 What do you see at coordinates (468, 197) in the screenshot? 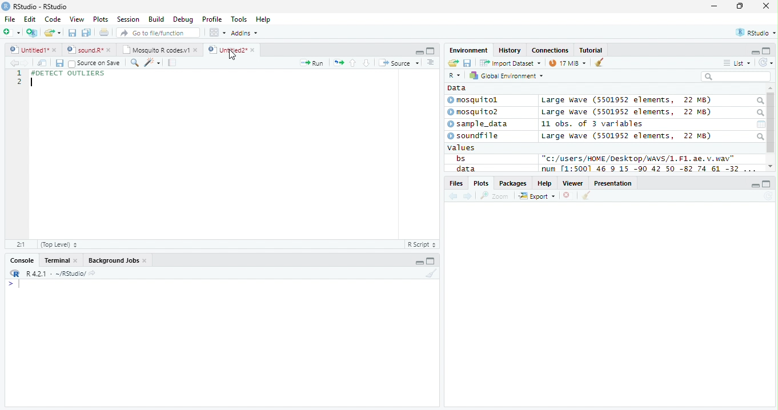
I see `go forward` at bounding box center [468, 197].